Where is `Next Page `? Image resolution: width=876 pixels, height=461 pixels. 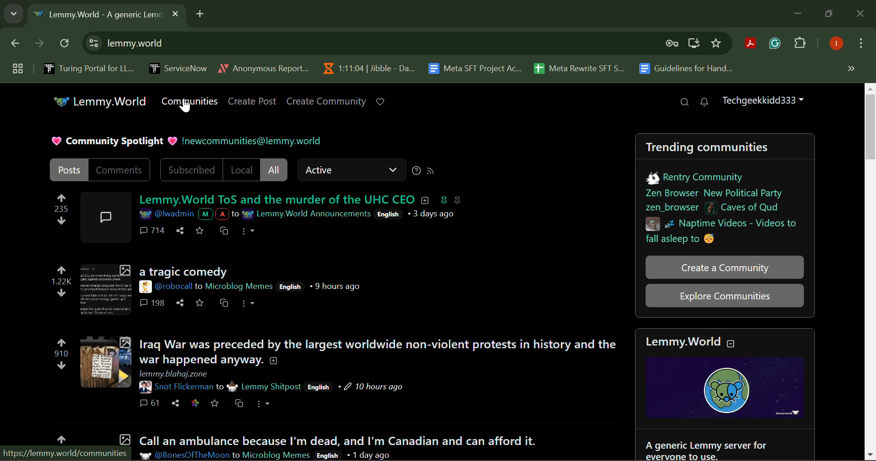 Next Page  is located at coordinates (38, 46).